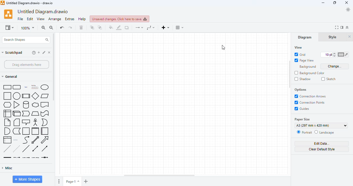  I want to click on style, so click(332, 37).